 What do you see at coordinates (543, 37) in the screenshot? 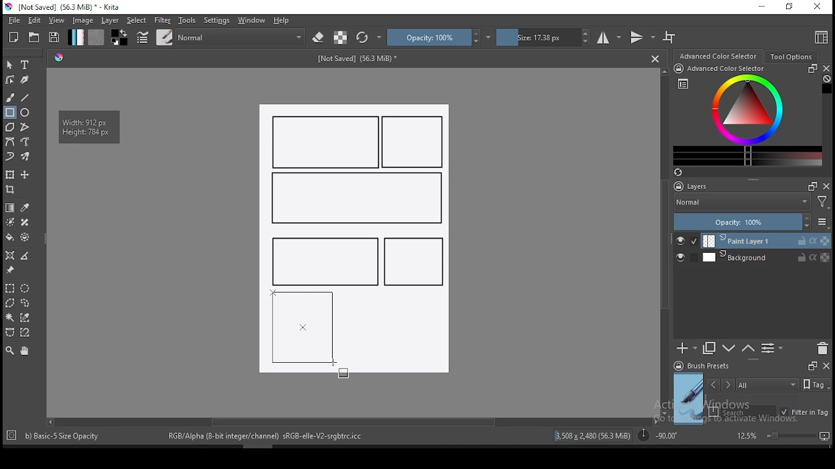
I see `size` at bounding box center [543, 37].